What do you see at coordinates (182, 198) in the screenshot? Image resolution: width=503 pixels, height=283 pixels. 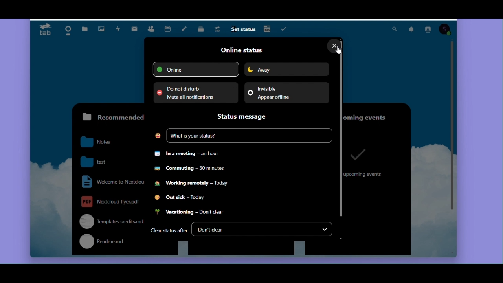 I see `Out sick today` at bounding box center [182, 198].